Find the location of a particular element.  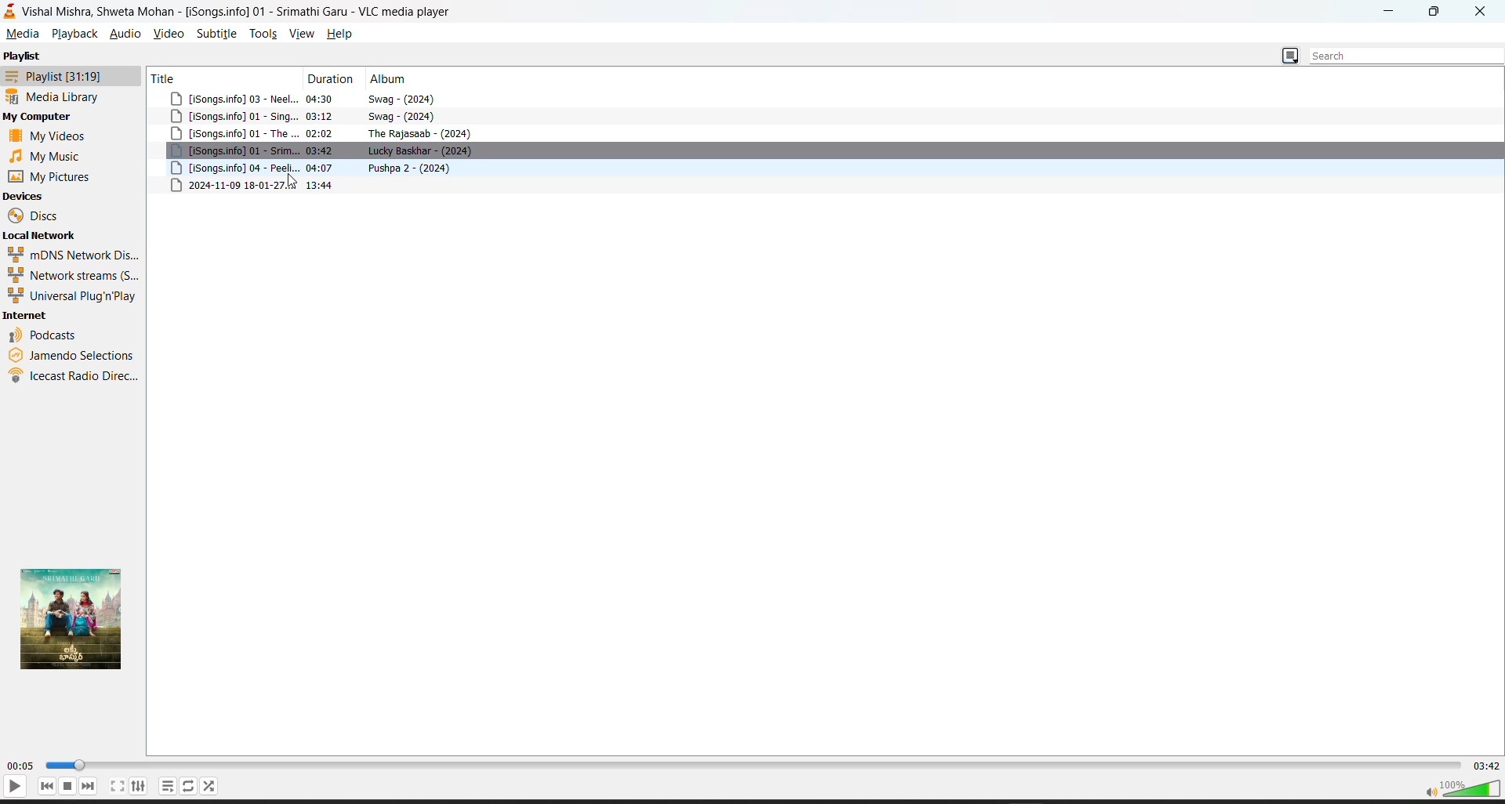

04:07 is located at coordinates (317, 167).